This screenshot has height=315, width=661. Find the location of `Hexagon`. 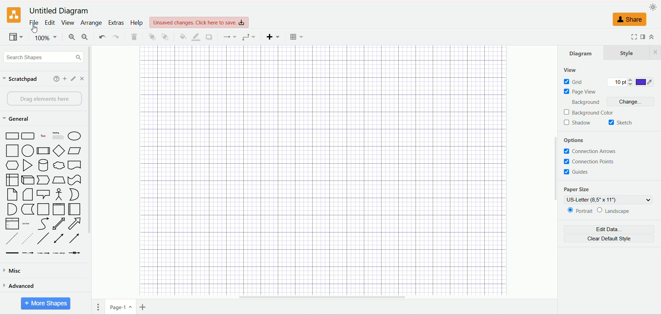

Hexagon is located at coordinates (13, 166).